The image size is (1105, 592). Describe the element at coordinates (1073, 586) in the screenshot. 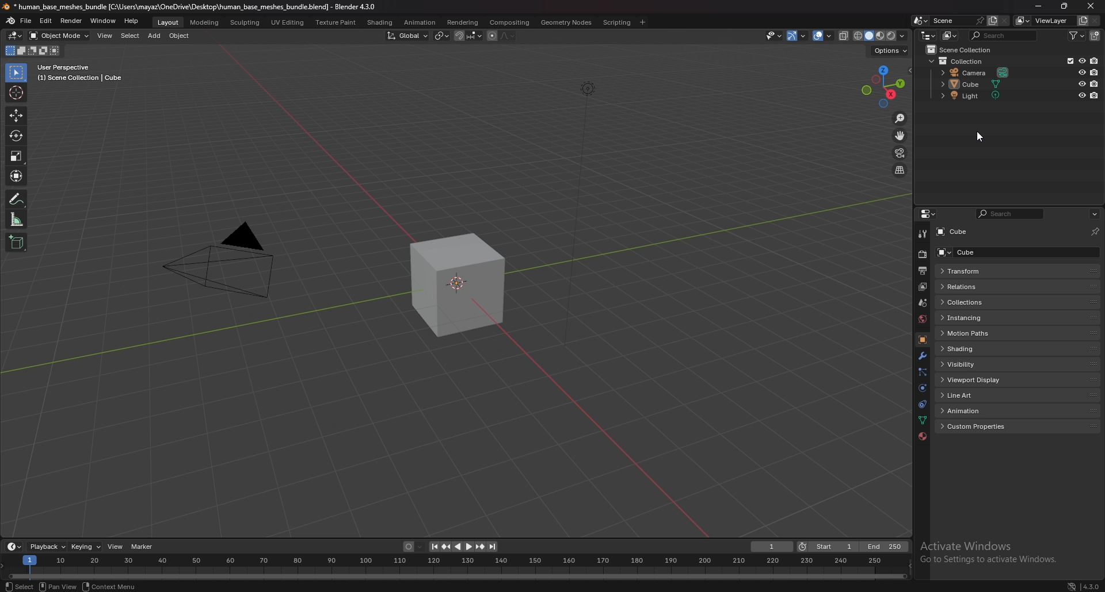

I see `network` at that location.